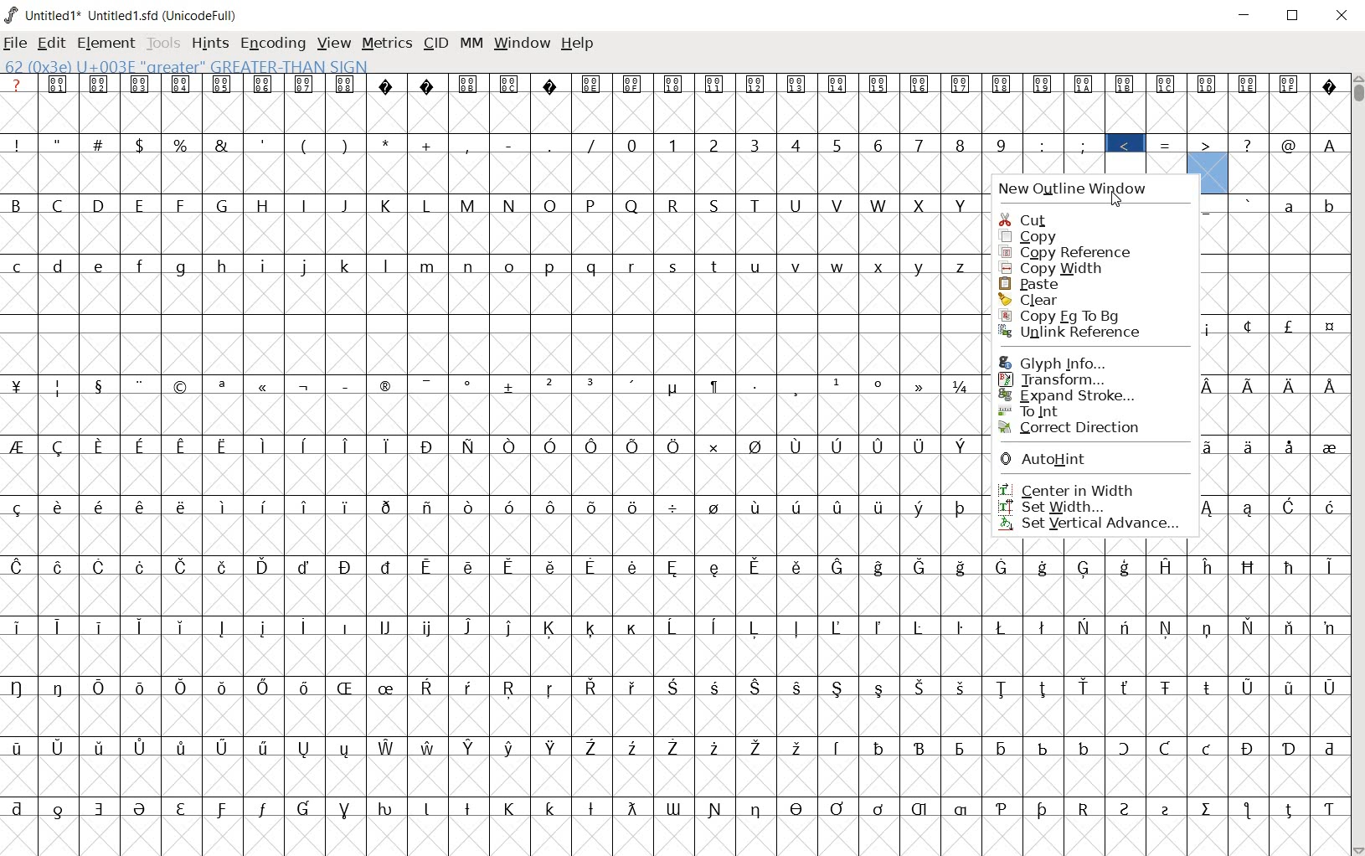  I want to click on Unlink Reference, so click(1080, 332).